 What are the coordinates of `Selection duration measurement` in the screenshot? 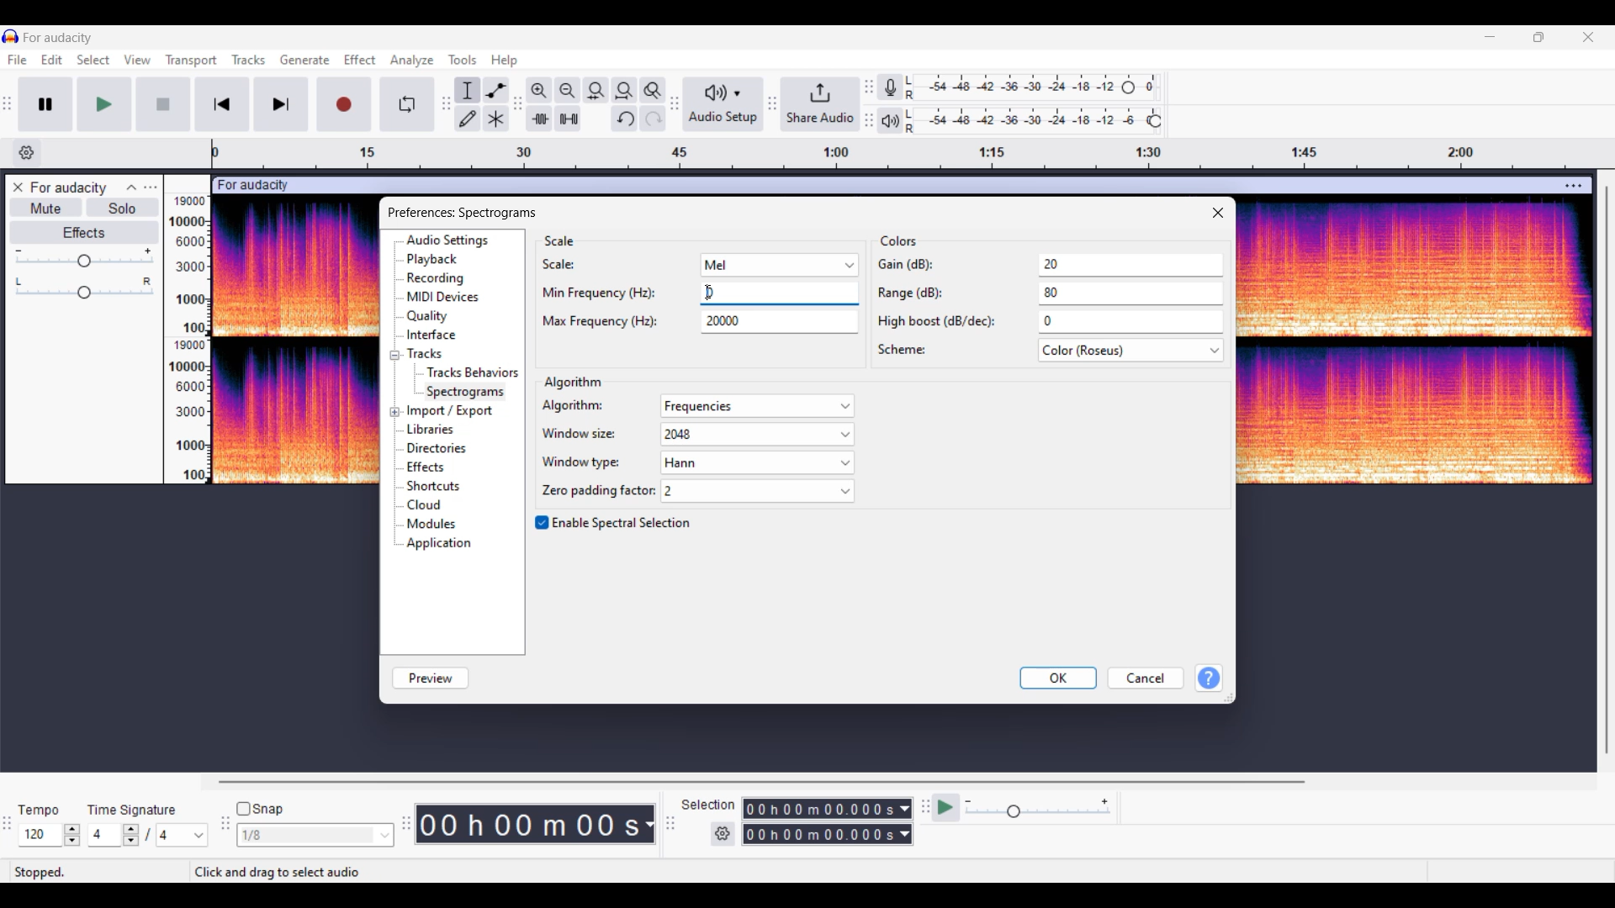 It's located at (905, 821).